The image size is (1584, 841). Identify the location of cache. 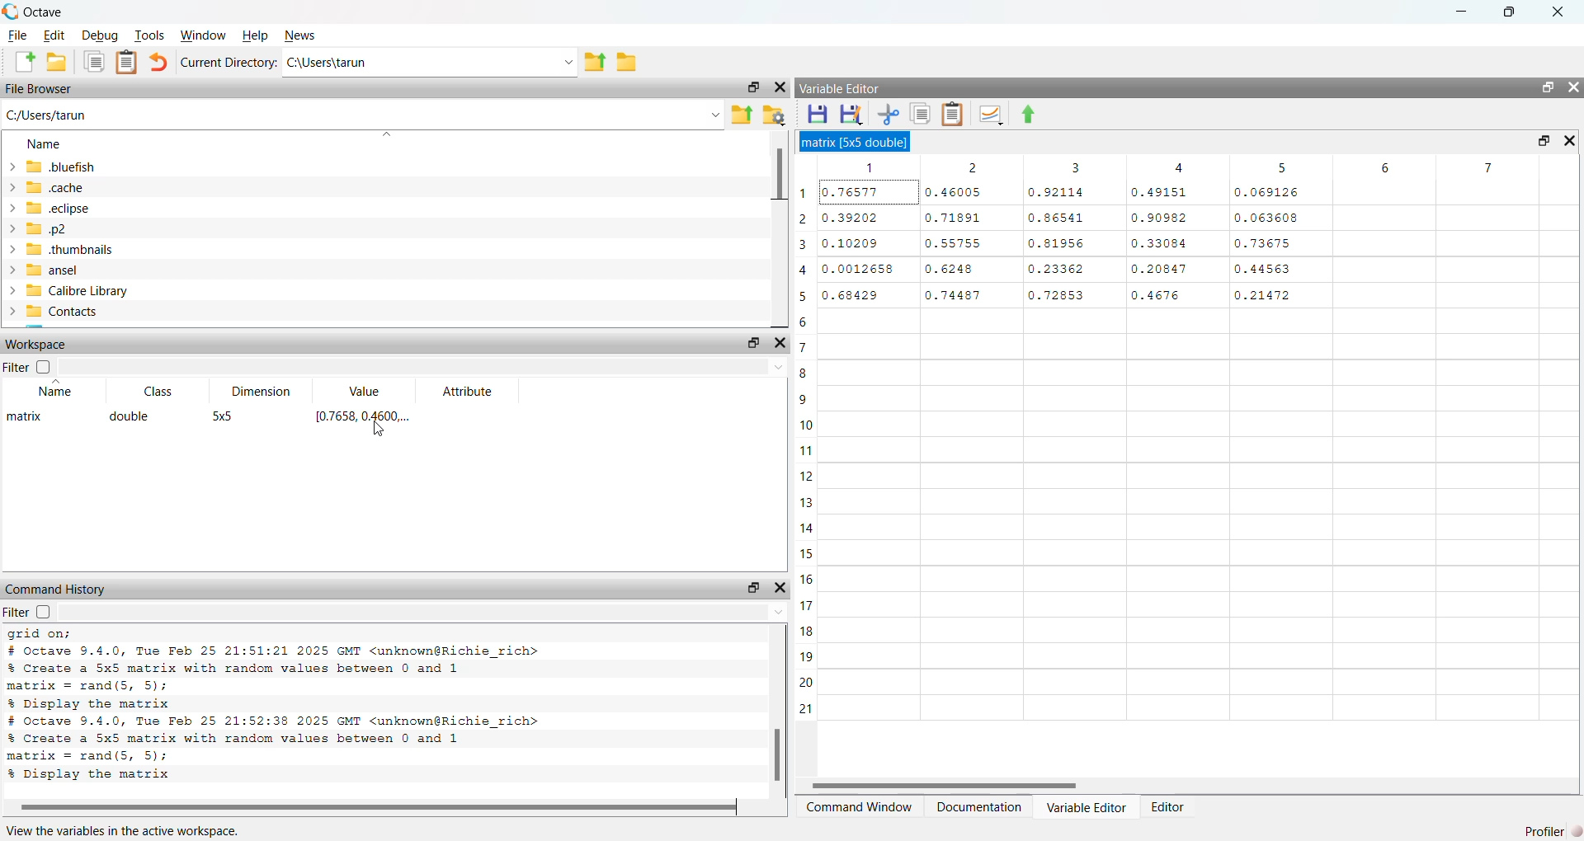
(47, 187).